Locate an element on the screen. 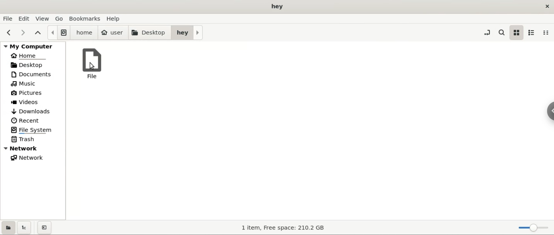 This screenshot has width=554, height=235. user is located at coordinates (114, 32).